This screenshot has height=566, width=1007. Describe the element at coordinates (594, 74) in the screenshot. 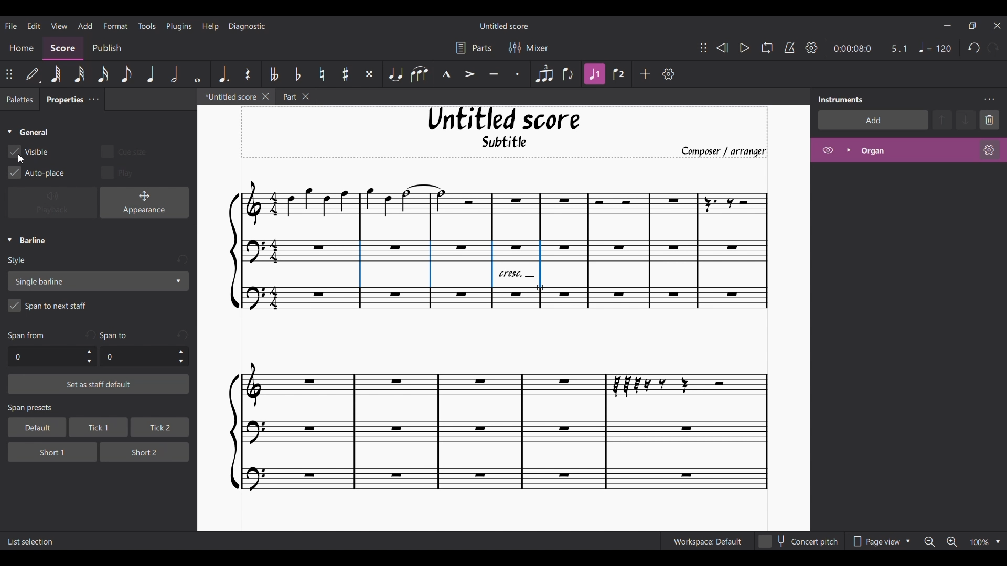

I see `Highlighted due to current selection` at that location.